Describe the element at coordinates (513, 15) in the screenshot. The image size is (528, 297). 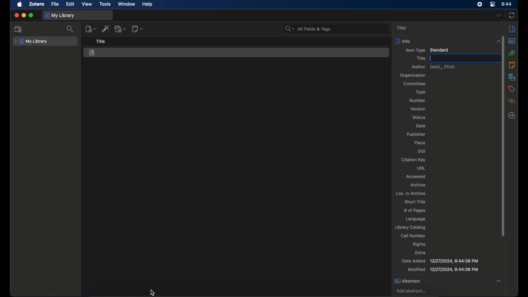
I see `sync` at that location.